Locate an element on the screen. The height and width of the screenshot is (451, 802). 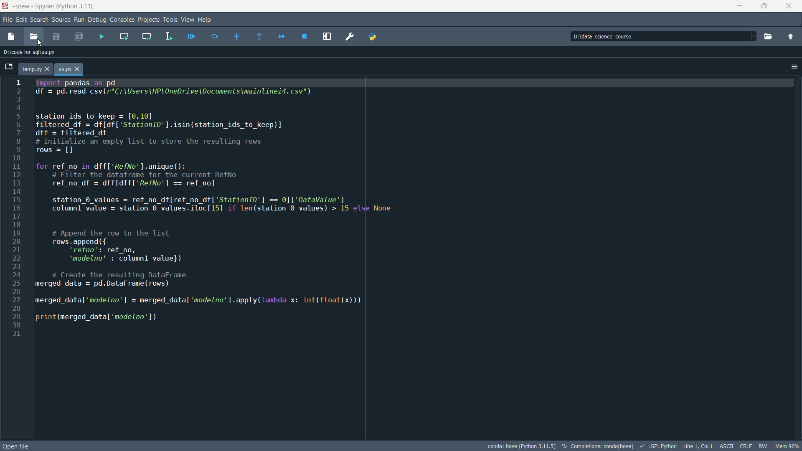
close is located at coordinates (79, 69).